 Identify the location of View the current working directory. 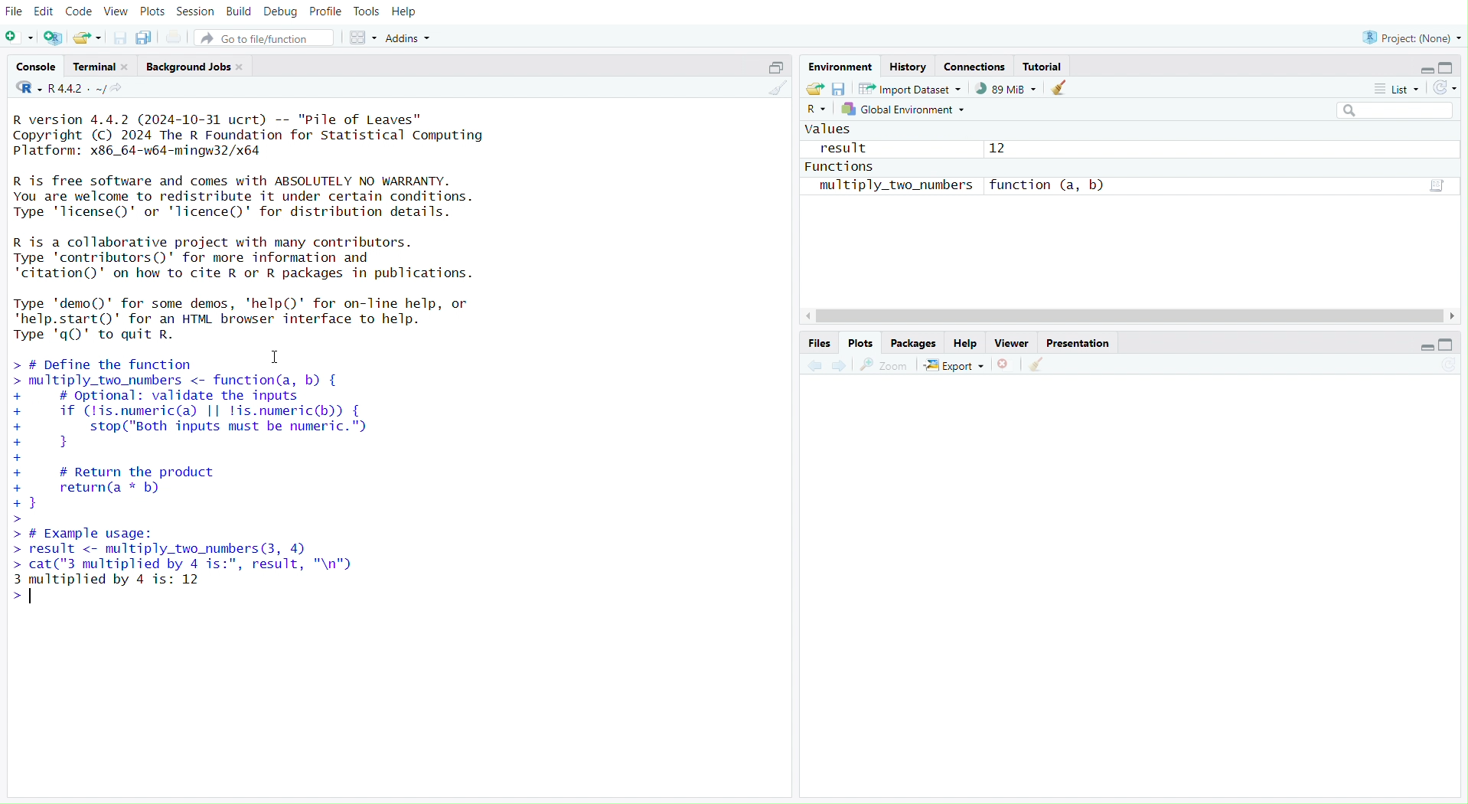
(127, 92).